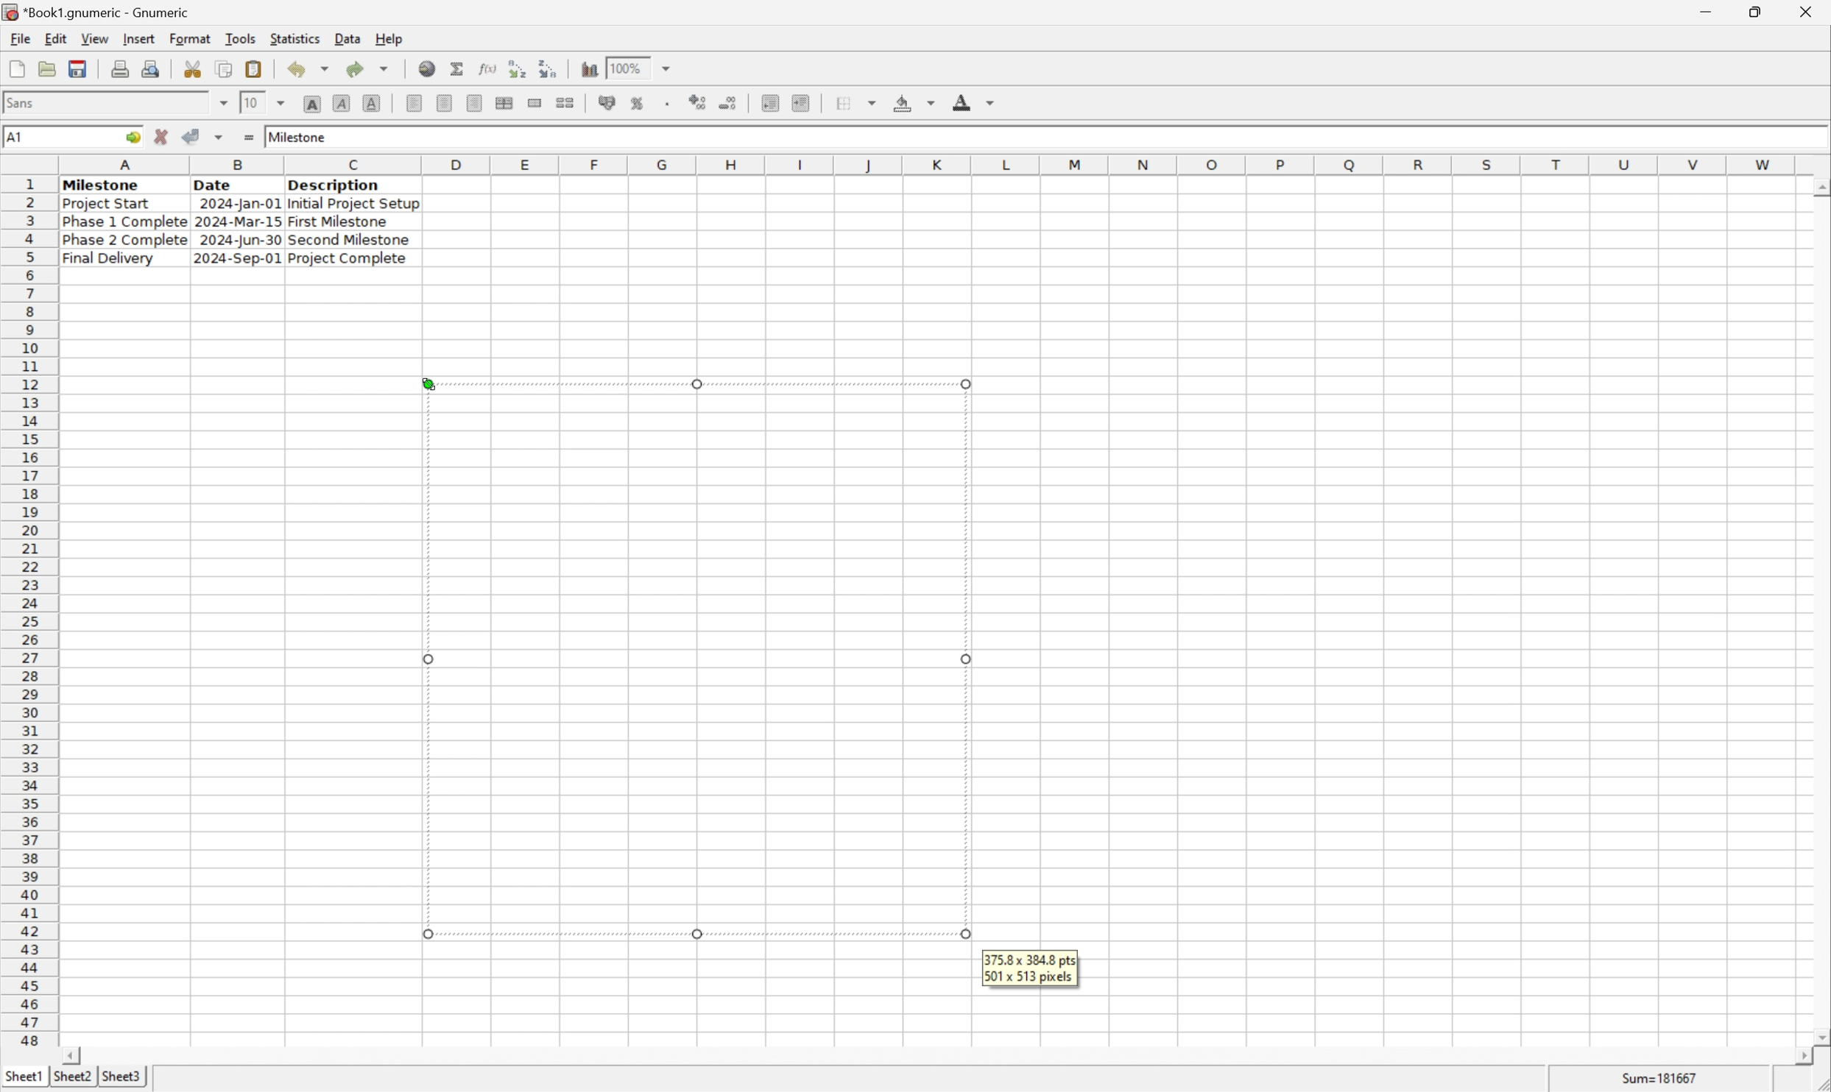 This screenshot has height=1092, width=1831. I want to click on format, so click(189, 38).